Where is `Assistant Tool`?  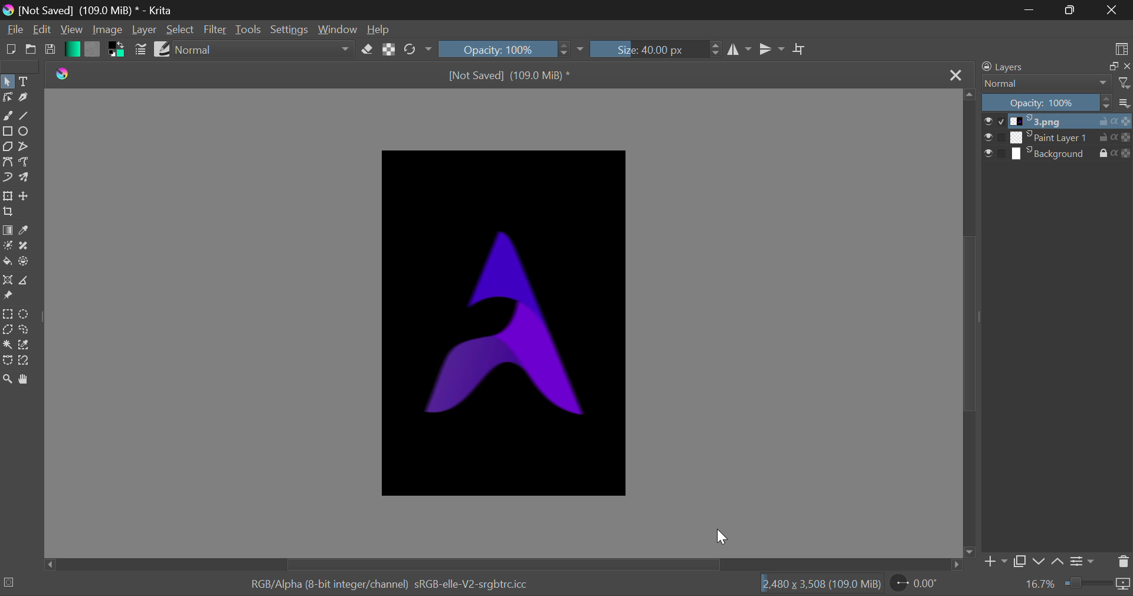
Assistant Tool is located at coordinates (7, 280).